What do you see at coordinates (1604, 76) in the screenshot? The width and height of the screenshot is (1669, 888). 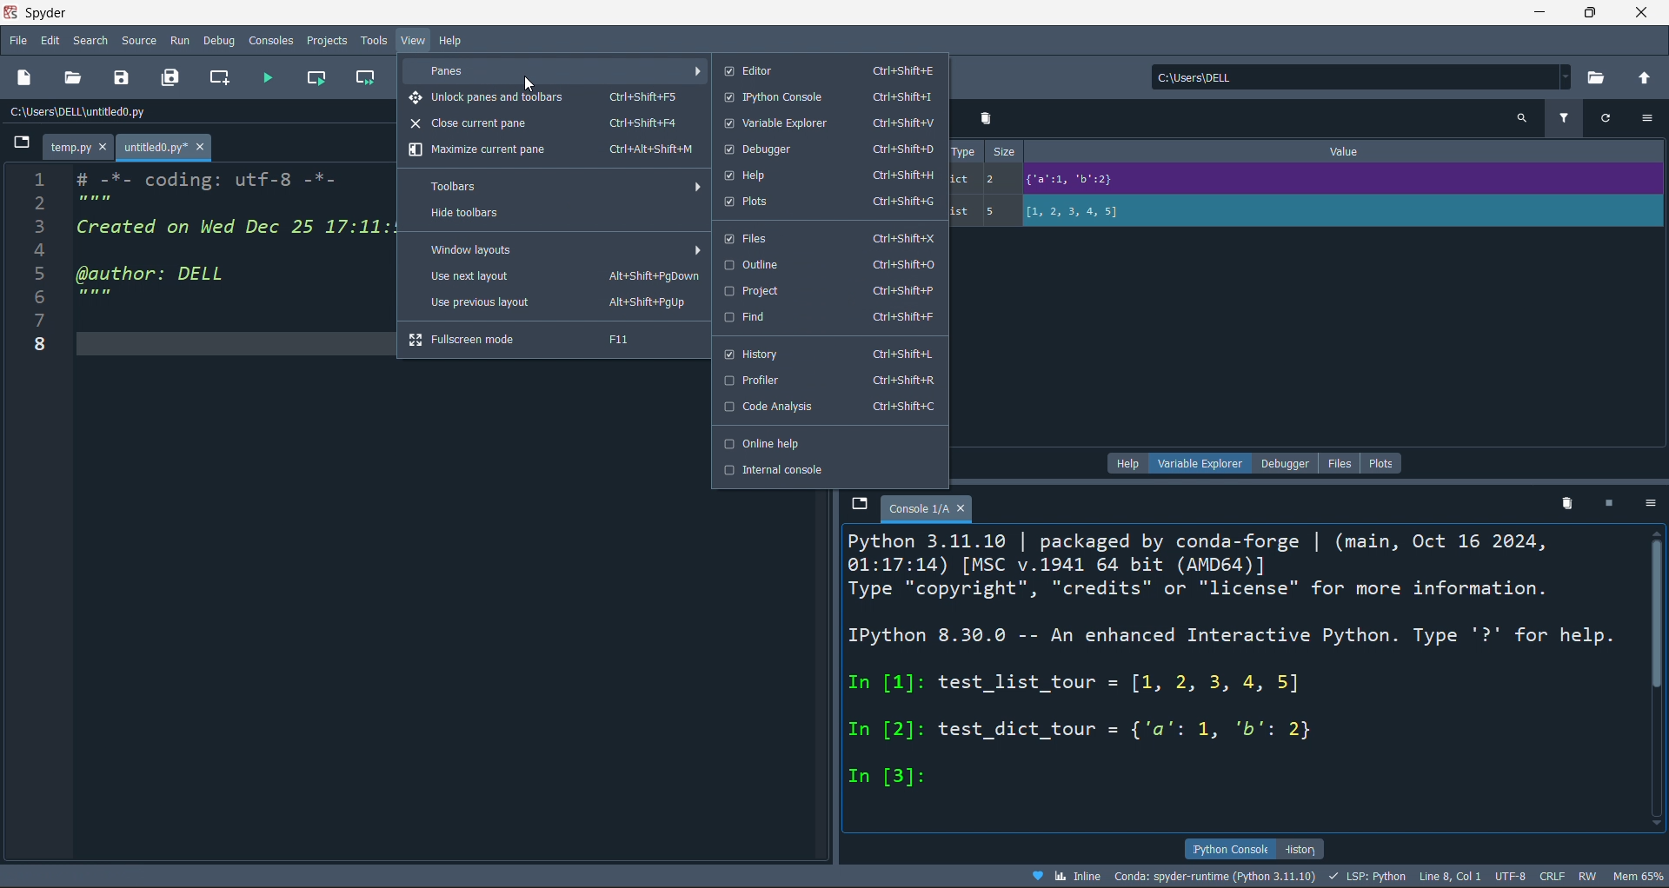 I see `open directory` at bounding box center [1604, 76].